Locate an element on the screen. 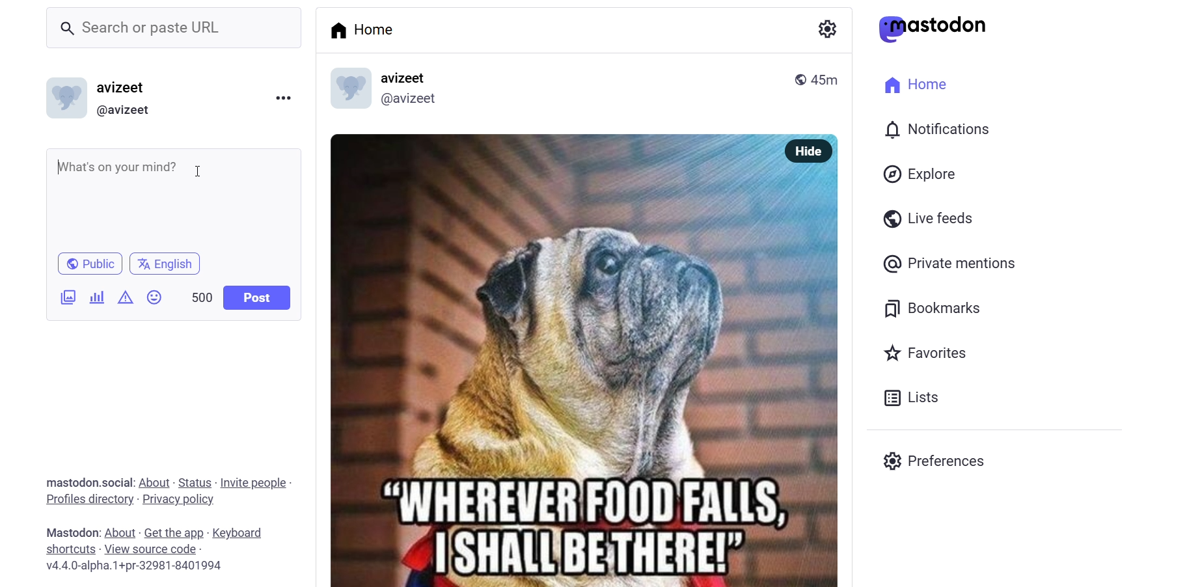  a is located at coordinates (826, 29).